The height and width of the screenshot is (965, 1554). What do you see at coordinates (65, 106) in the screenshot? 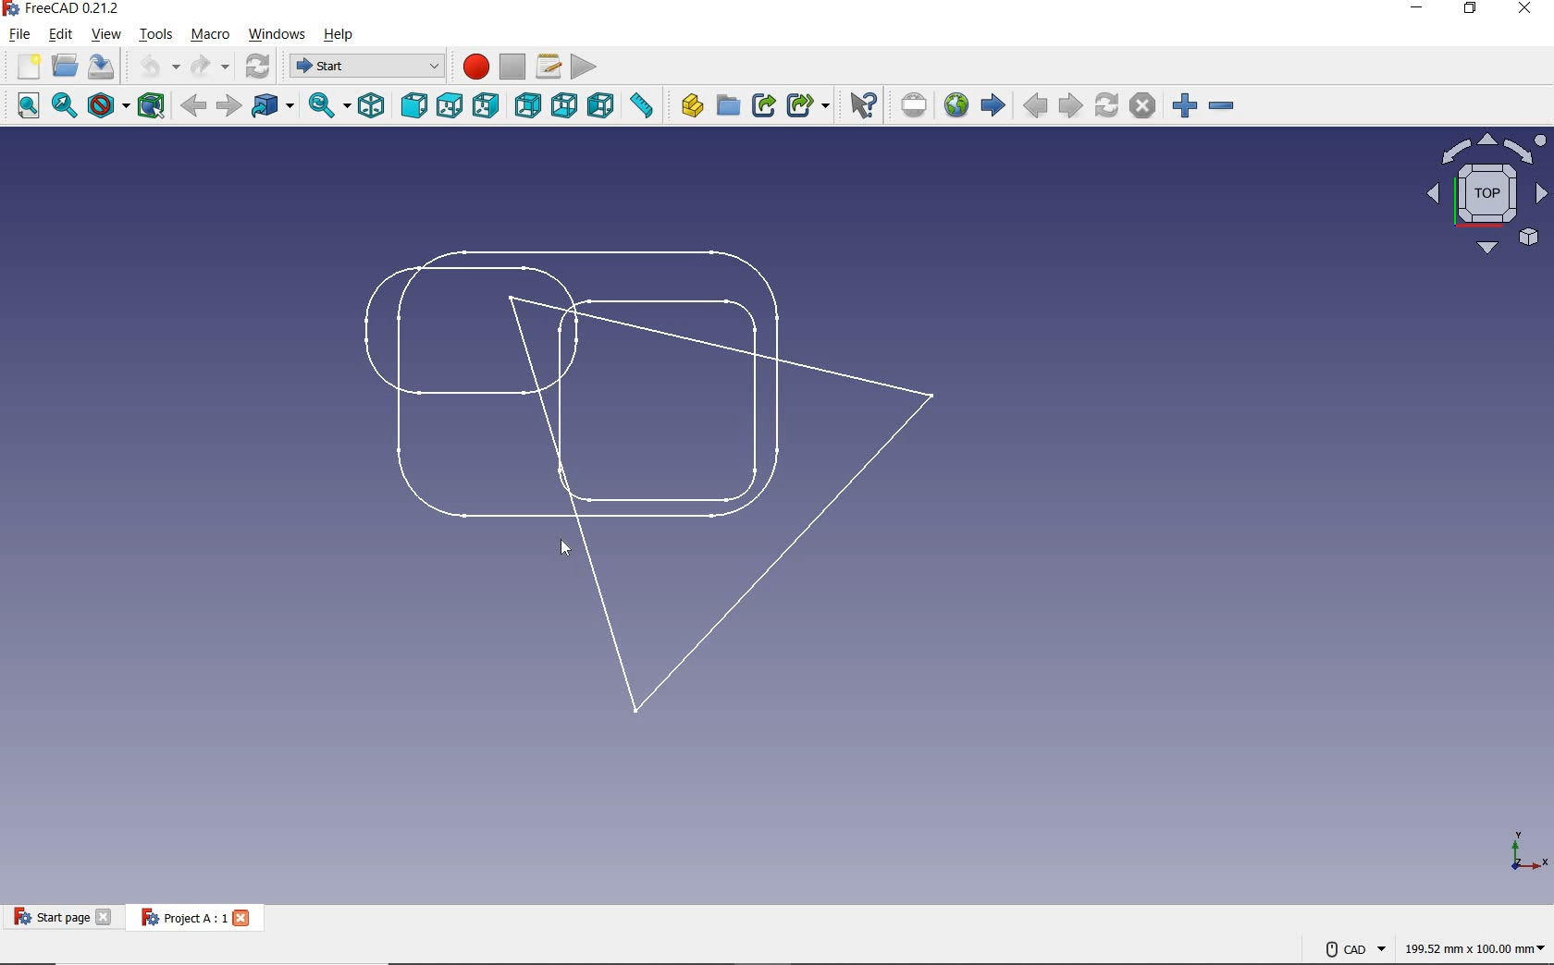
I see `FIT SELECTION` at bounding box center [65, 106].